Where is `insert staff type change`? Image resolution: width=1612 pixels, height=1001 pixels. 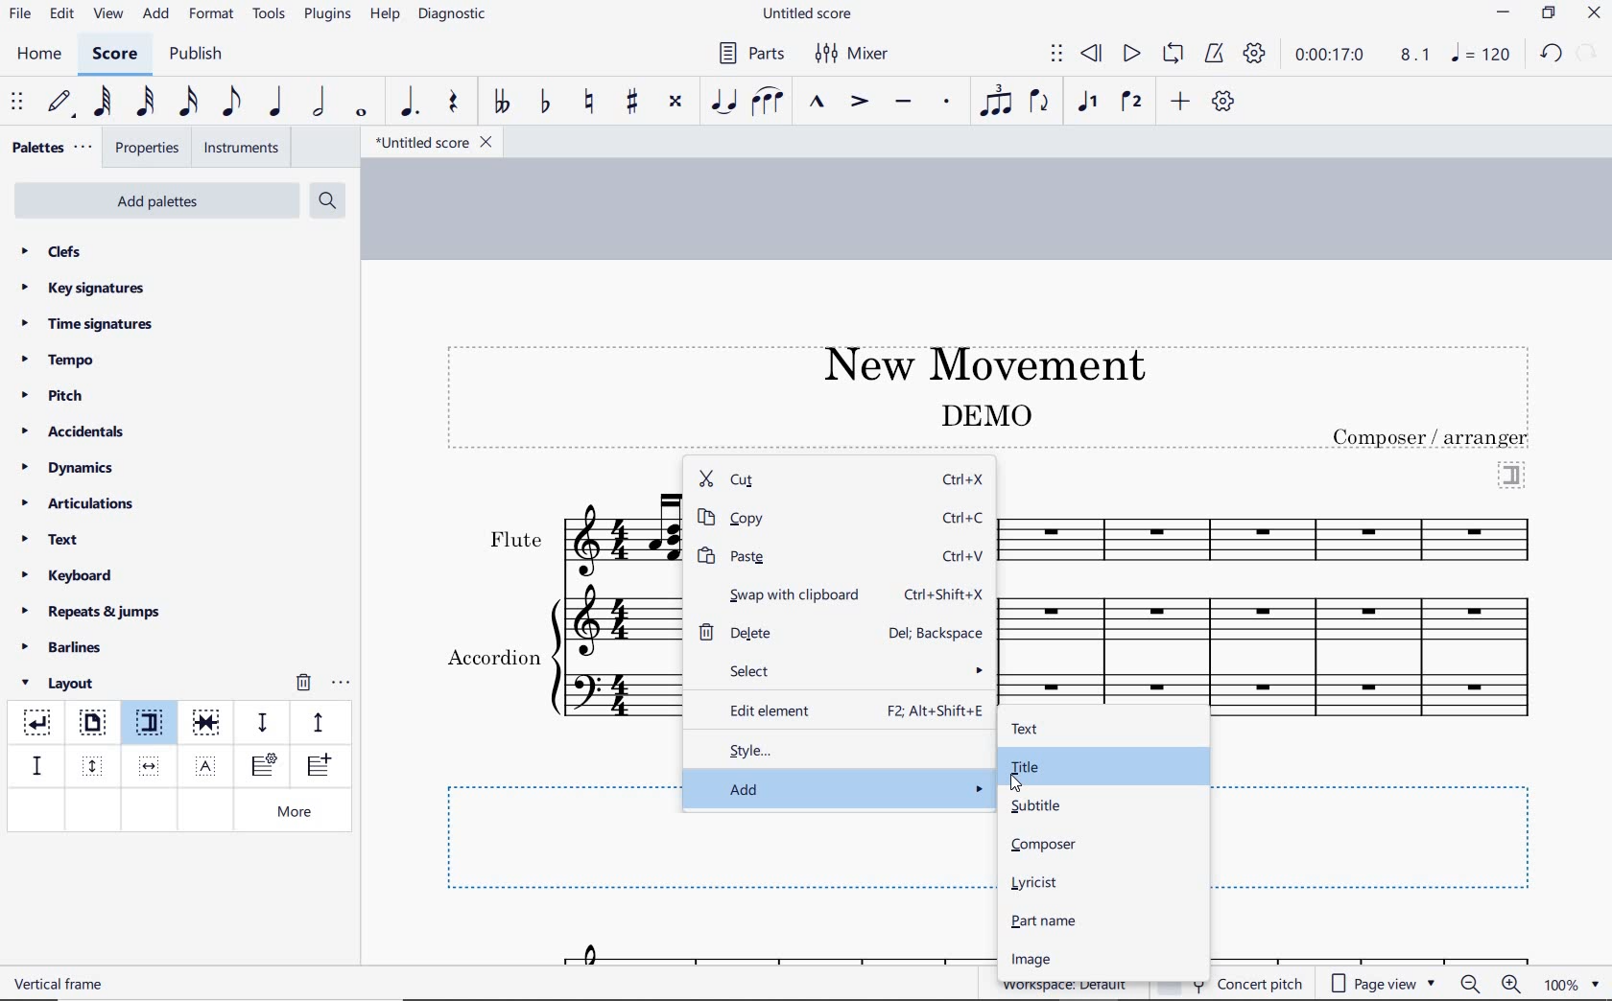 insert staff type change is located at coordinates (264, 766).